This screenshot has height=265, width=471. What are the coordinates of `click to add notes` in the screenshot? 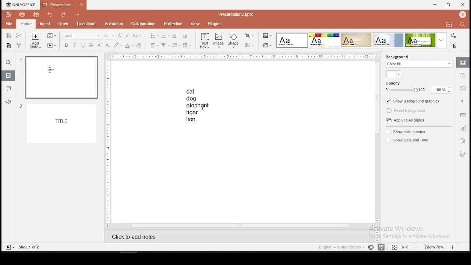 It's located at (139, 236).